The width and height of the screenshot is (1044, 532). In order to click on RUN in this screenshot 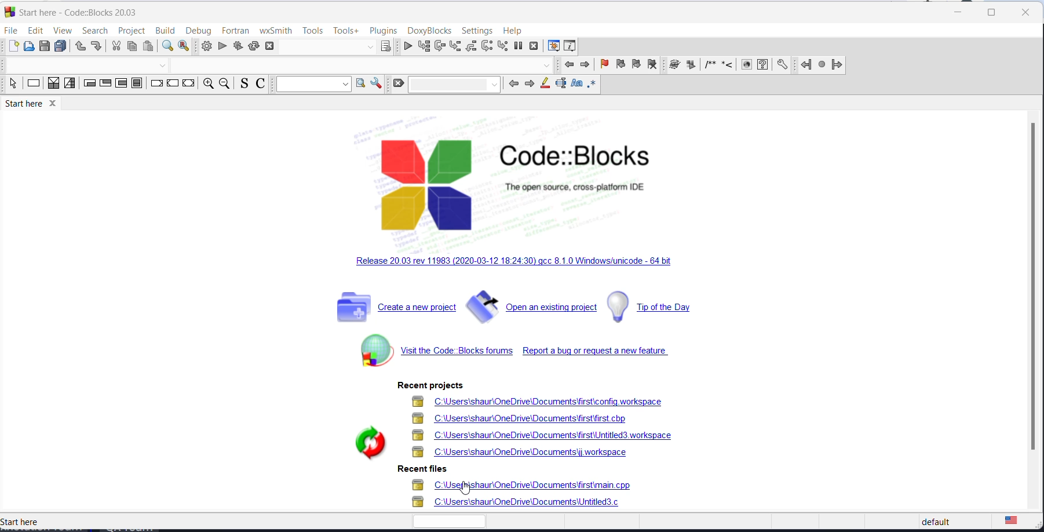, I will do `click(222, 47)`.